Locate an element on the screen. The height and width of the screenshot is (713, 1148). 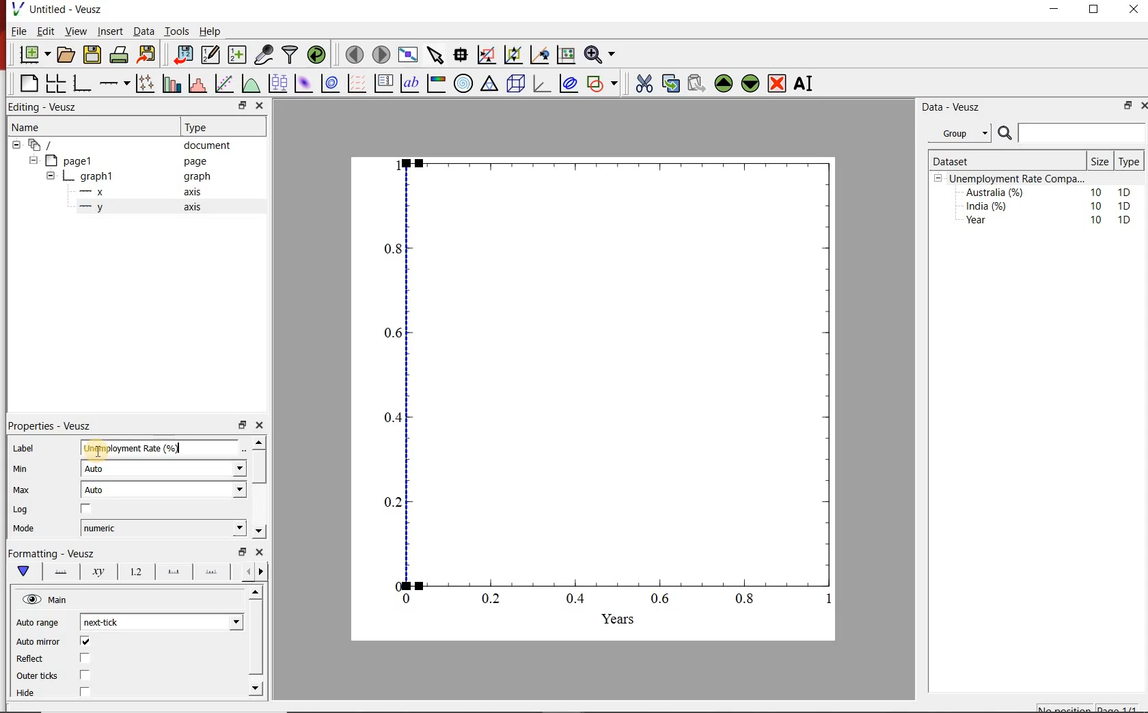
copy the widgets is located at coordinates (670, 83).